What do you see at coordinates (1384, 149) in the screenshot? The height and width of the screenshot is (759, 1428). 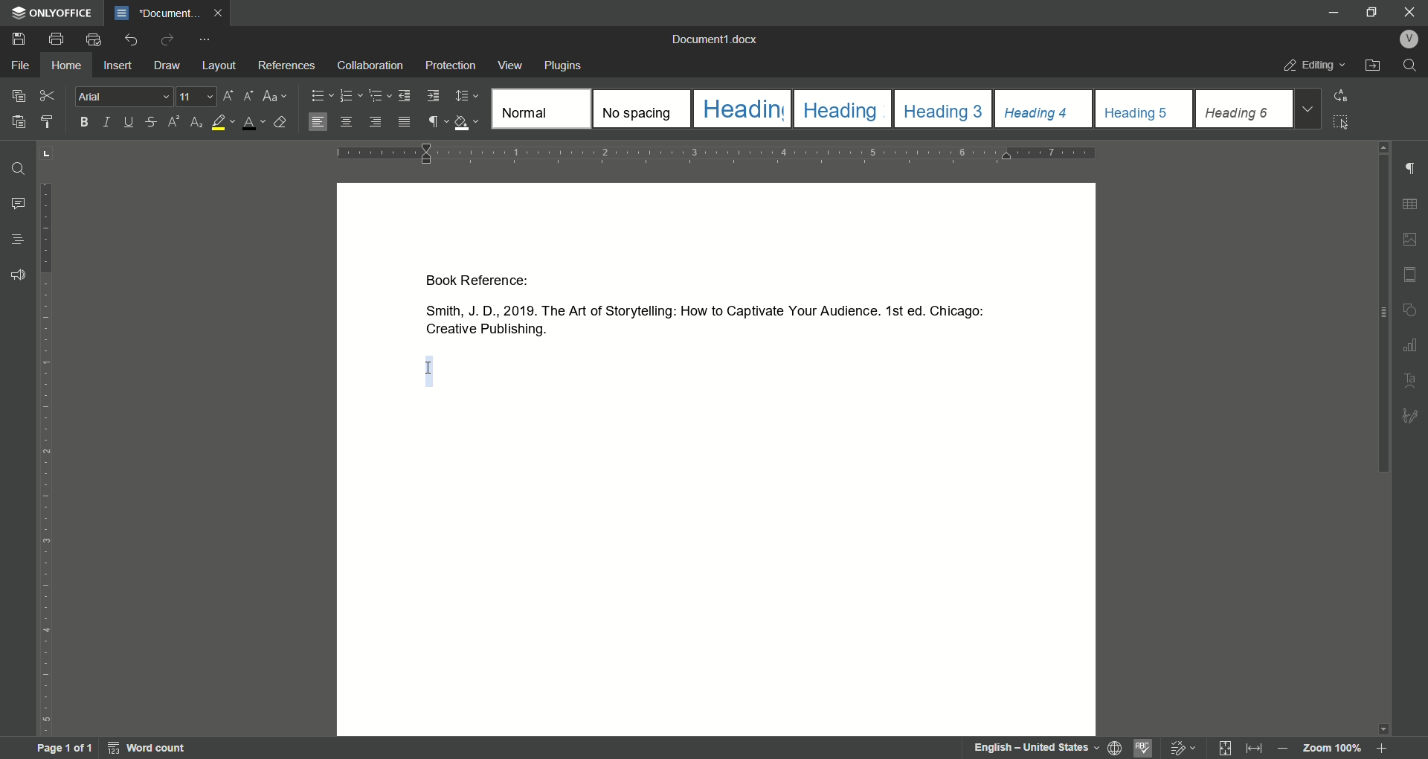 I see `roll` at bounding box center [1384, 149].